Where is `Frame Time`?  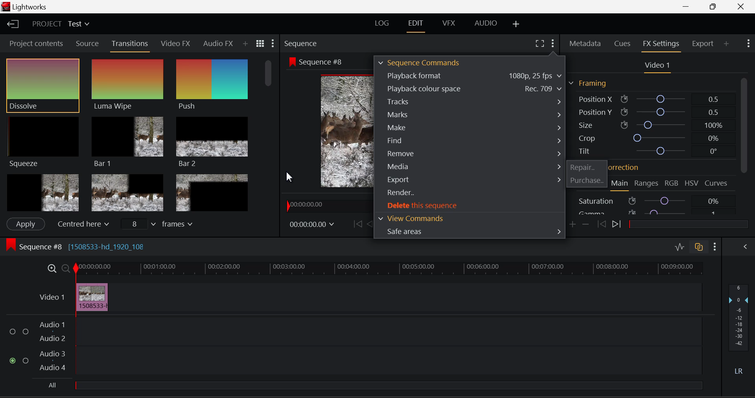 Frame Time is located at coordinates (312, 223).